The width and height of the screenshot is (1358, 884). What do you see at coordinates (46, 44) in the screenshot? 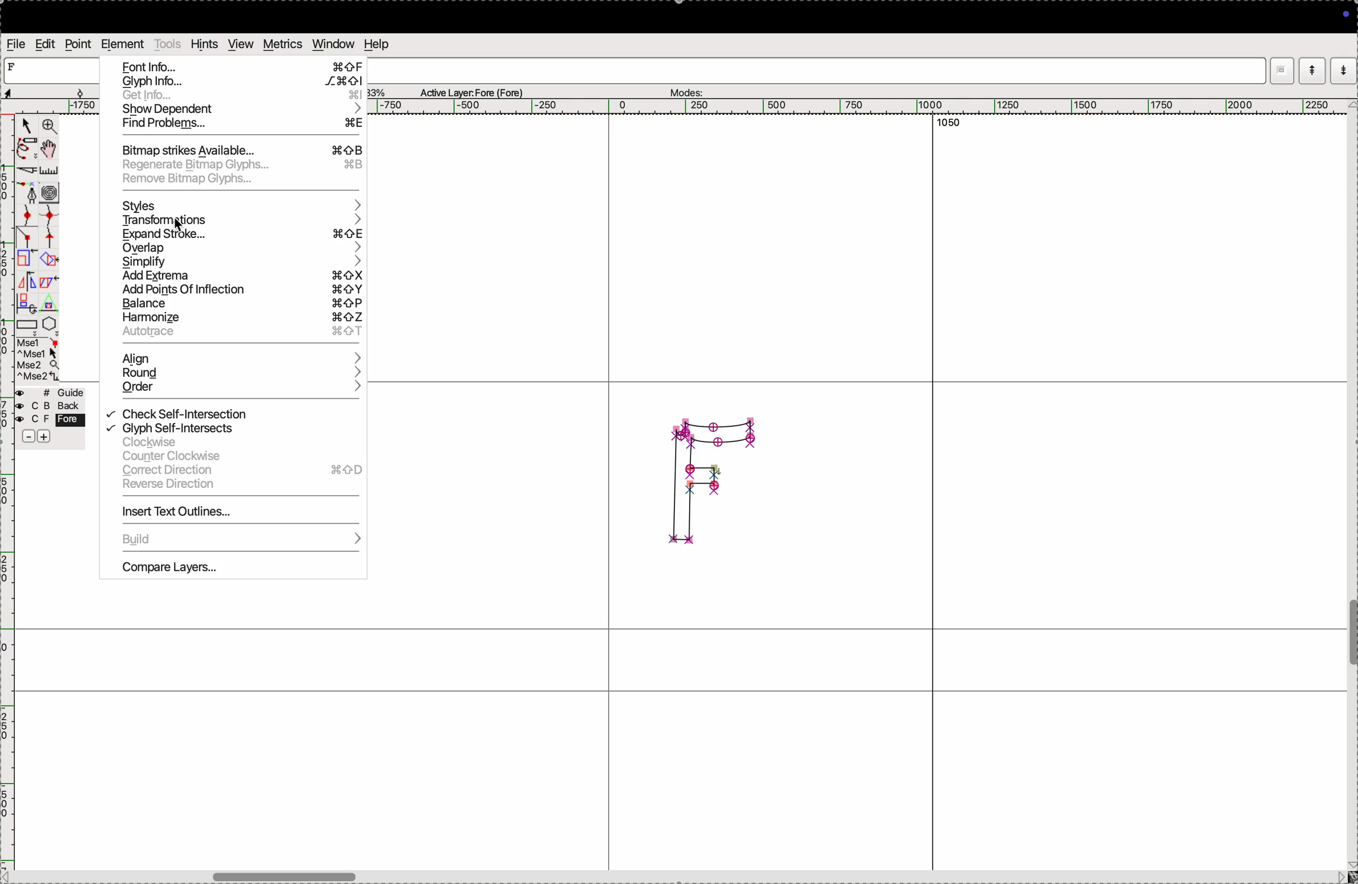
I see `edit` at bounding box center [46, 44].